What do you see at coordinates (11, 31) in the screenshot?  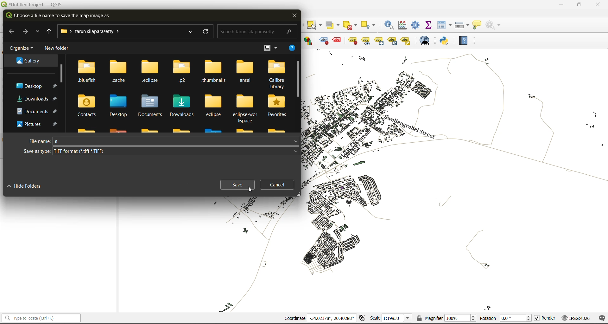 I see `back` at bounding box center [11, 31].